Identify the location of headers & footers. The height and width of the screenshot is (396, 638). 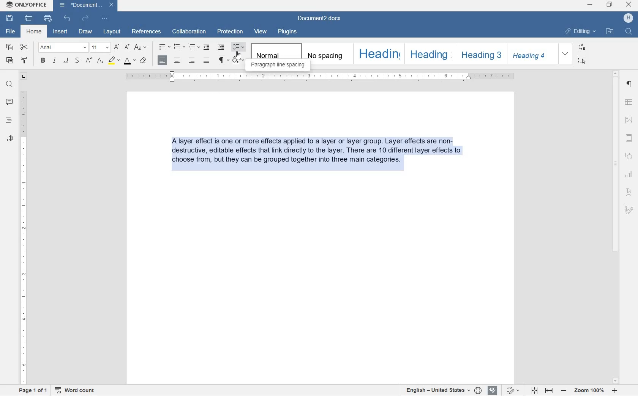
(629, 138).